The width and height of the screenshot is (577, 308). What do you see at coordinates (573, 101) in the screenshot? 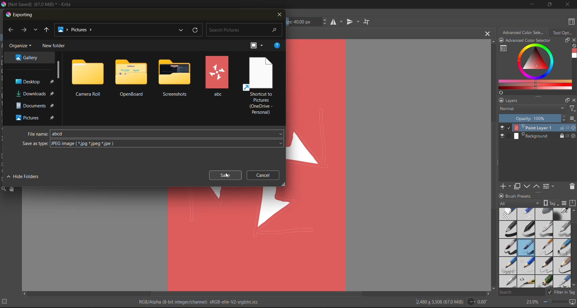
I see `close` at bounding box center [573, 101].